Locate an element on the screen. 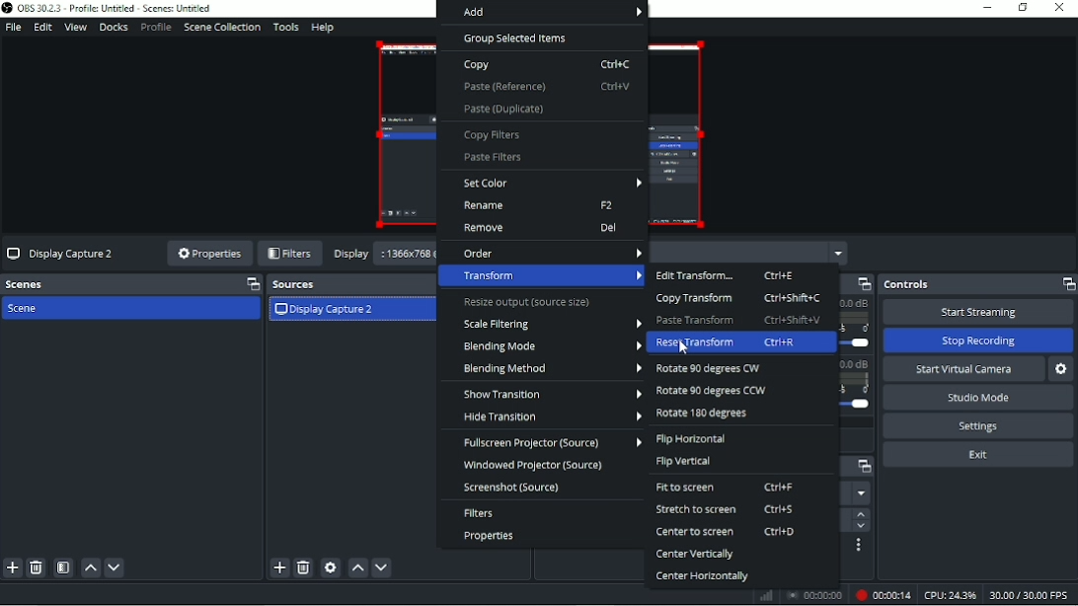  Reset transform is located at coordinates (727, 342).